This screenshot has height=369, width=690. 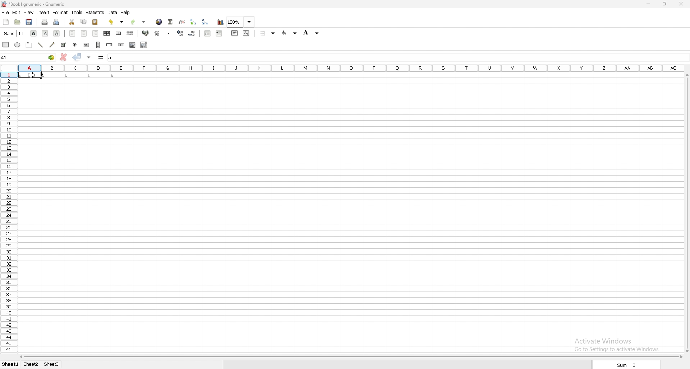 I want to click on combo box, so click(x=144, y=45).